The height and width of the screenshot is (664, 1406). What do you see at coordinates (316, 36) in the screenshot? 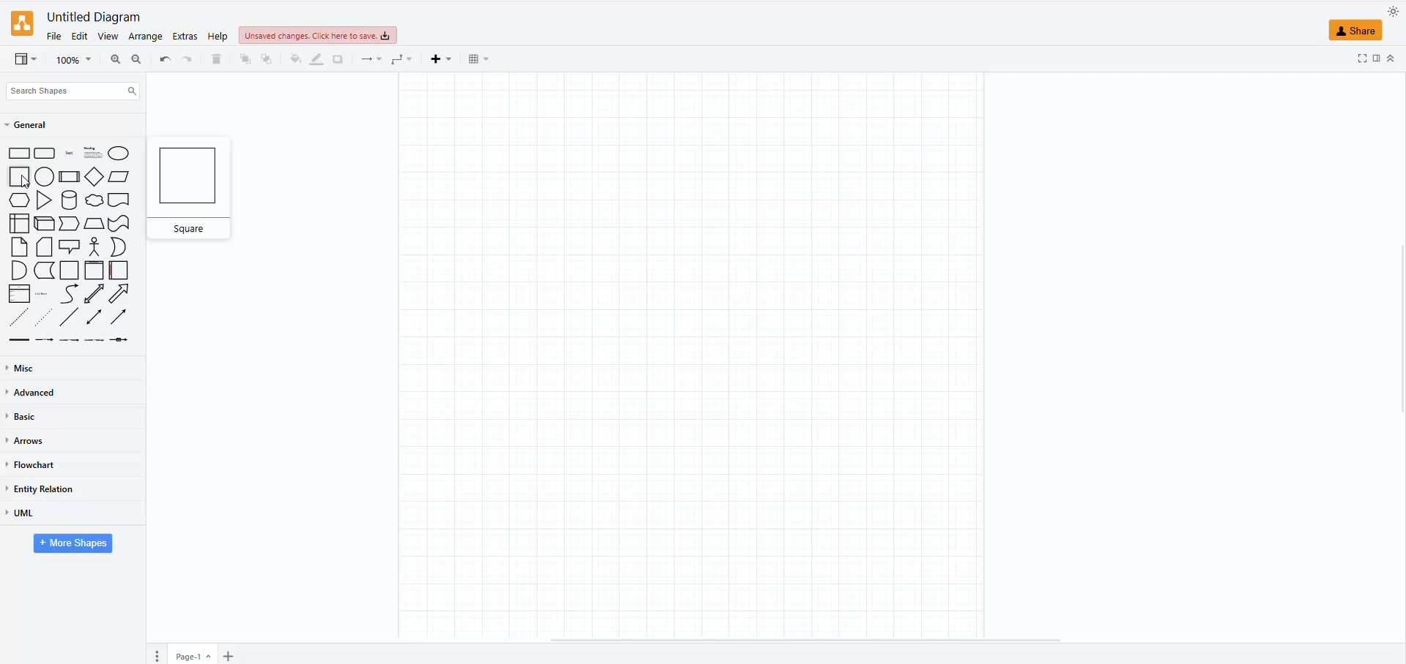
I see `unsaved changes` at bounding box center [316, 36].